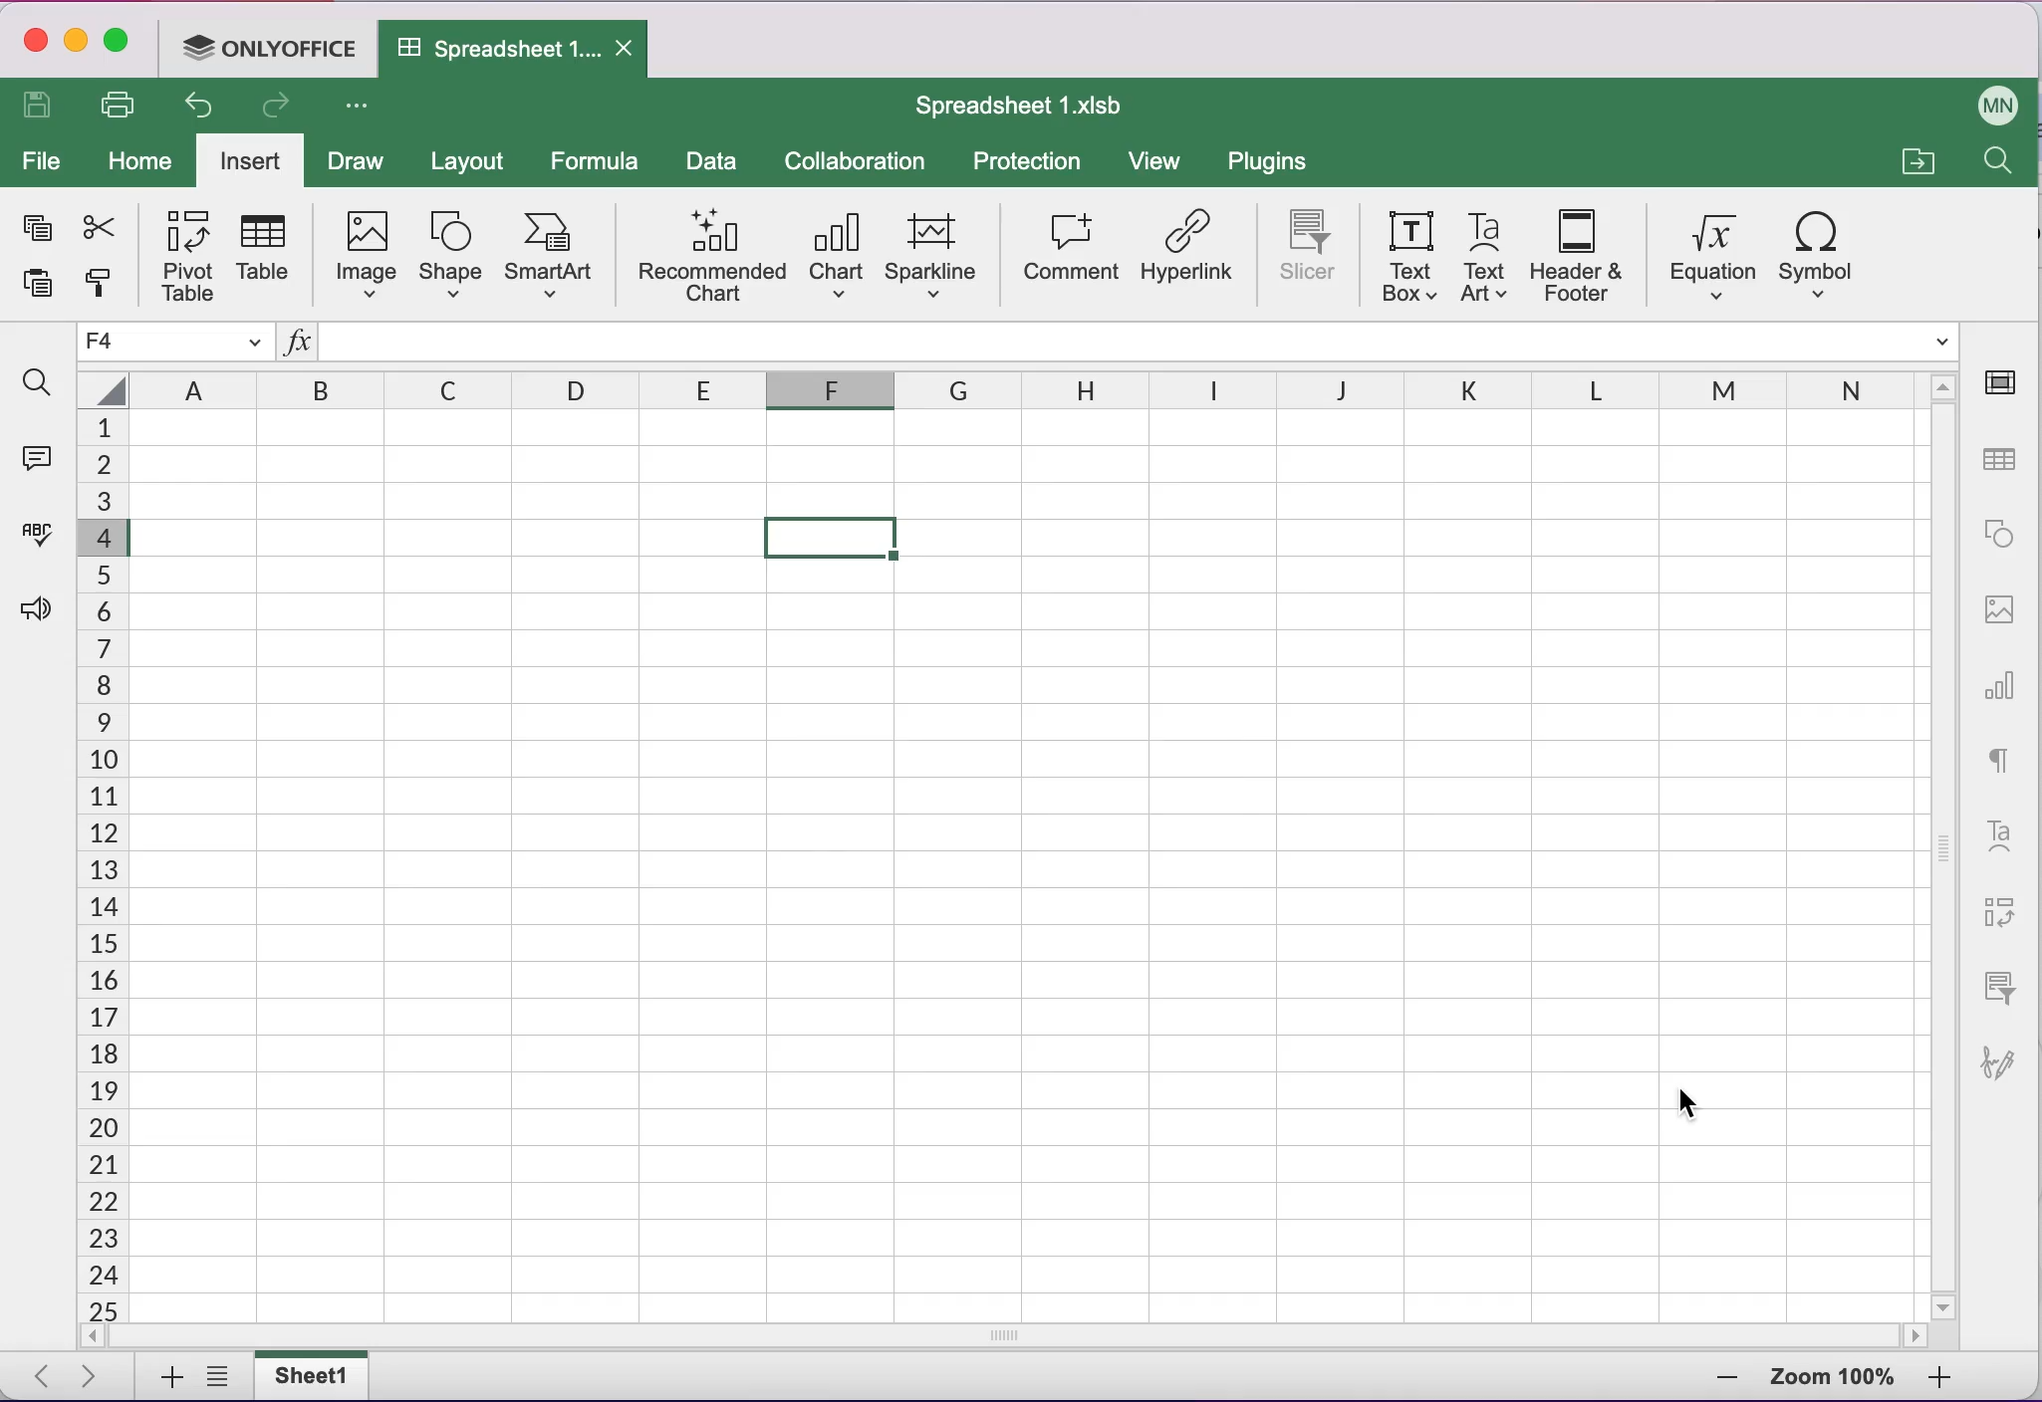 The width and height of the screenshot is (2042, 1402). Describe the element at coordinates (273, 108) in the screenshot. I see `forwards` at that location.